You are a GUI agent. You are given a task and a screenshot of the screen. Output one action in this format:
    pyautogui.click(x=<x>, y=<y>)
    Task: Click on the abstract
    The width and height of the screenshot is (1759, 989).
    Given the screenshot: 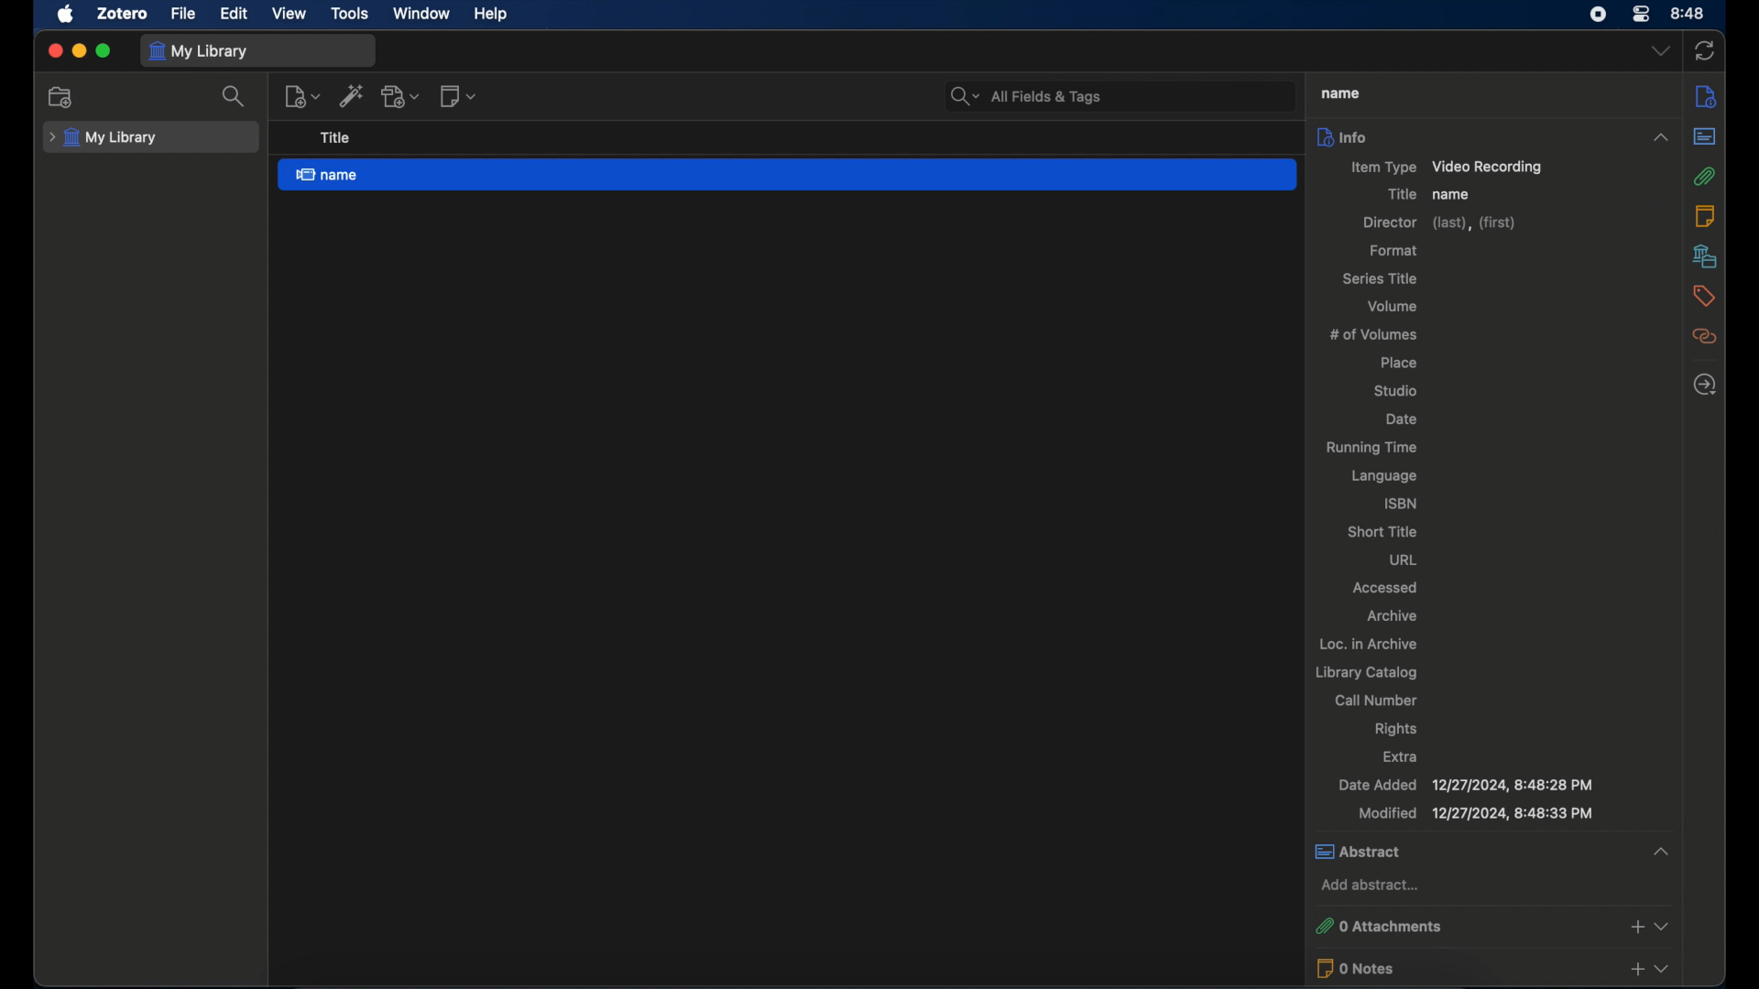 What is the action you would take?
    pyautogui.click(x=1704, y=136)
    